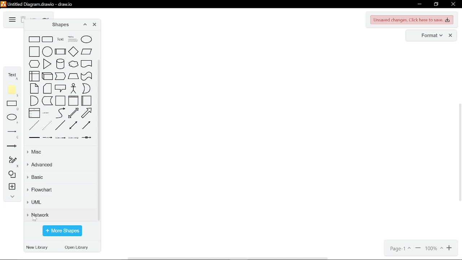  What do you see at coordinates (11, 175) in the screenshot?
I see `shapes` at bounding box center [11, 175].